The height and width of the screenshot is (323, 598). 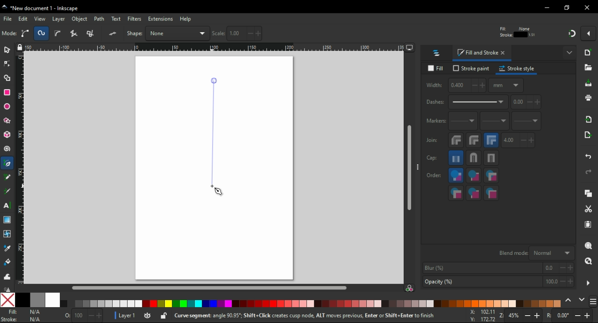 What do you see at coordinates (588, 283) in the screenshot?
I see `more settings` at bounding box center [588, 283].